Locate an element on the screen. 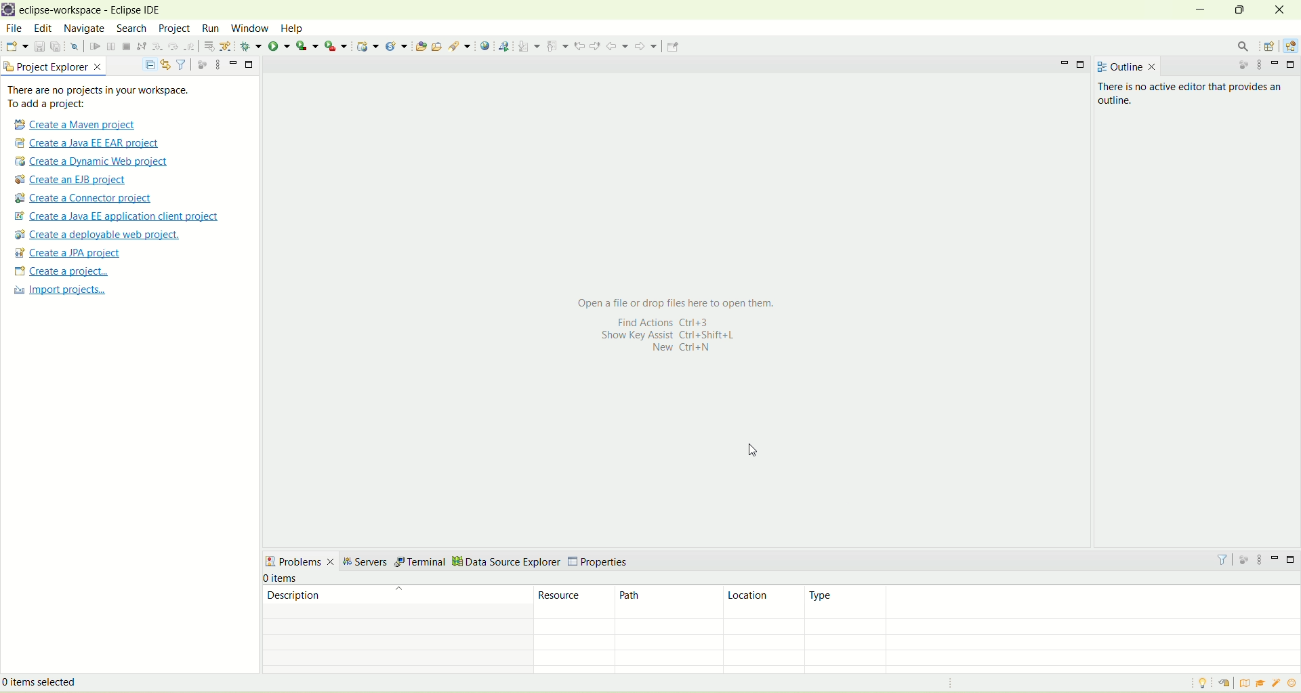 The image size is (1301, 693). previous edit location is located at coordinates (632, 45).